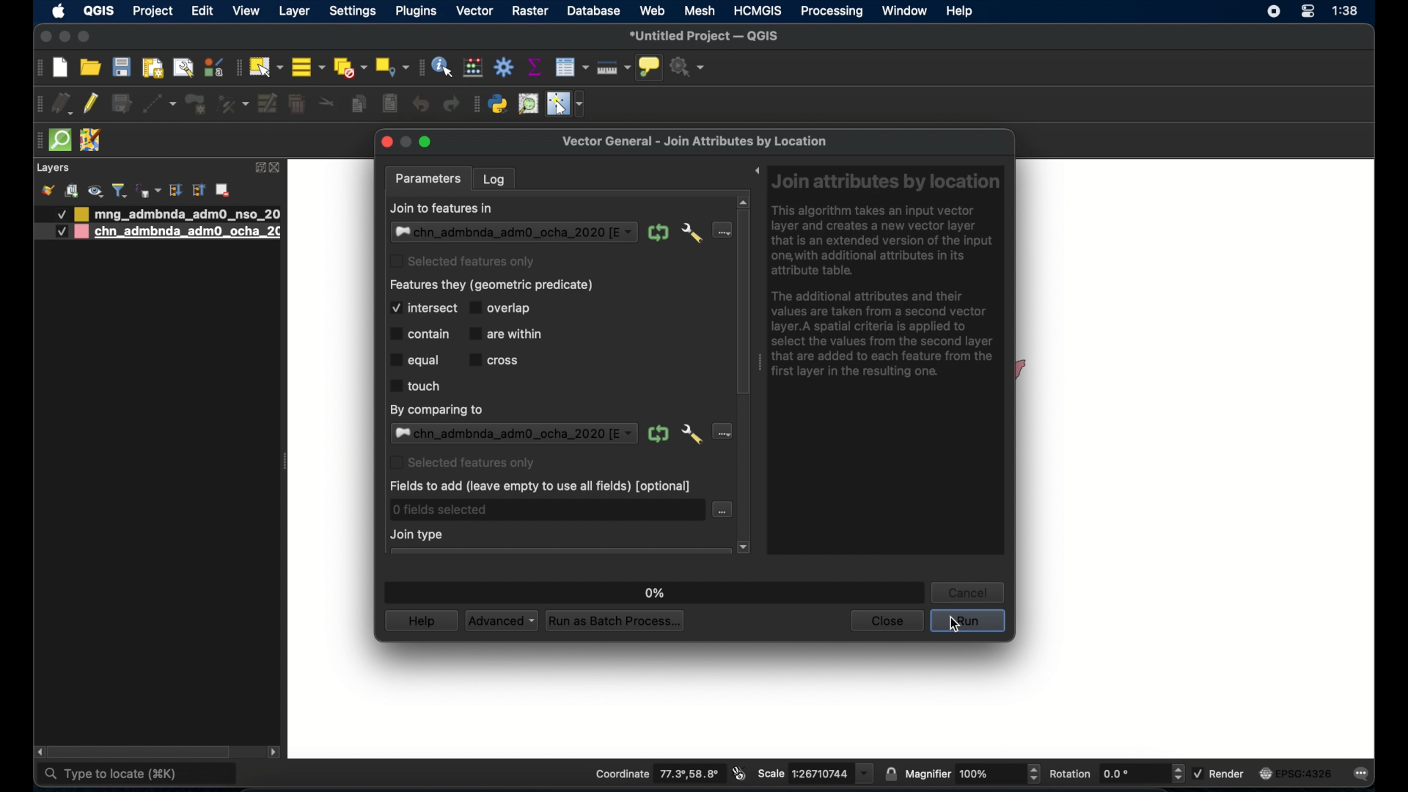  I want to click on vector, so click(477, 12).